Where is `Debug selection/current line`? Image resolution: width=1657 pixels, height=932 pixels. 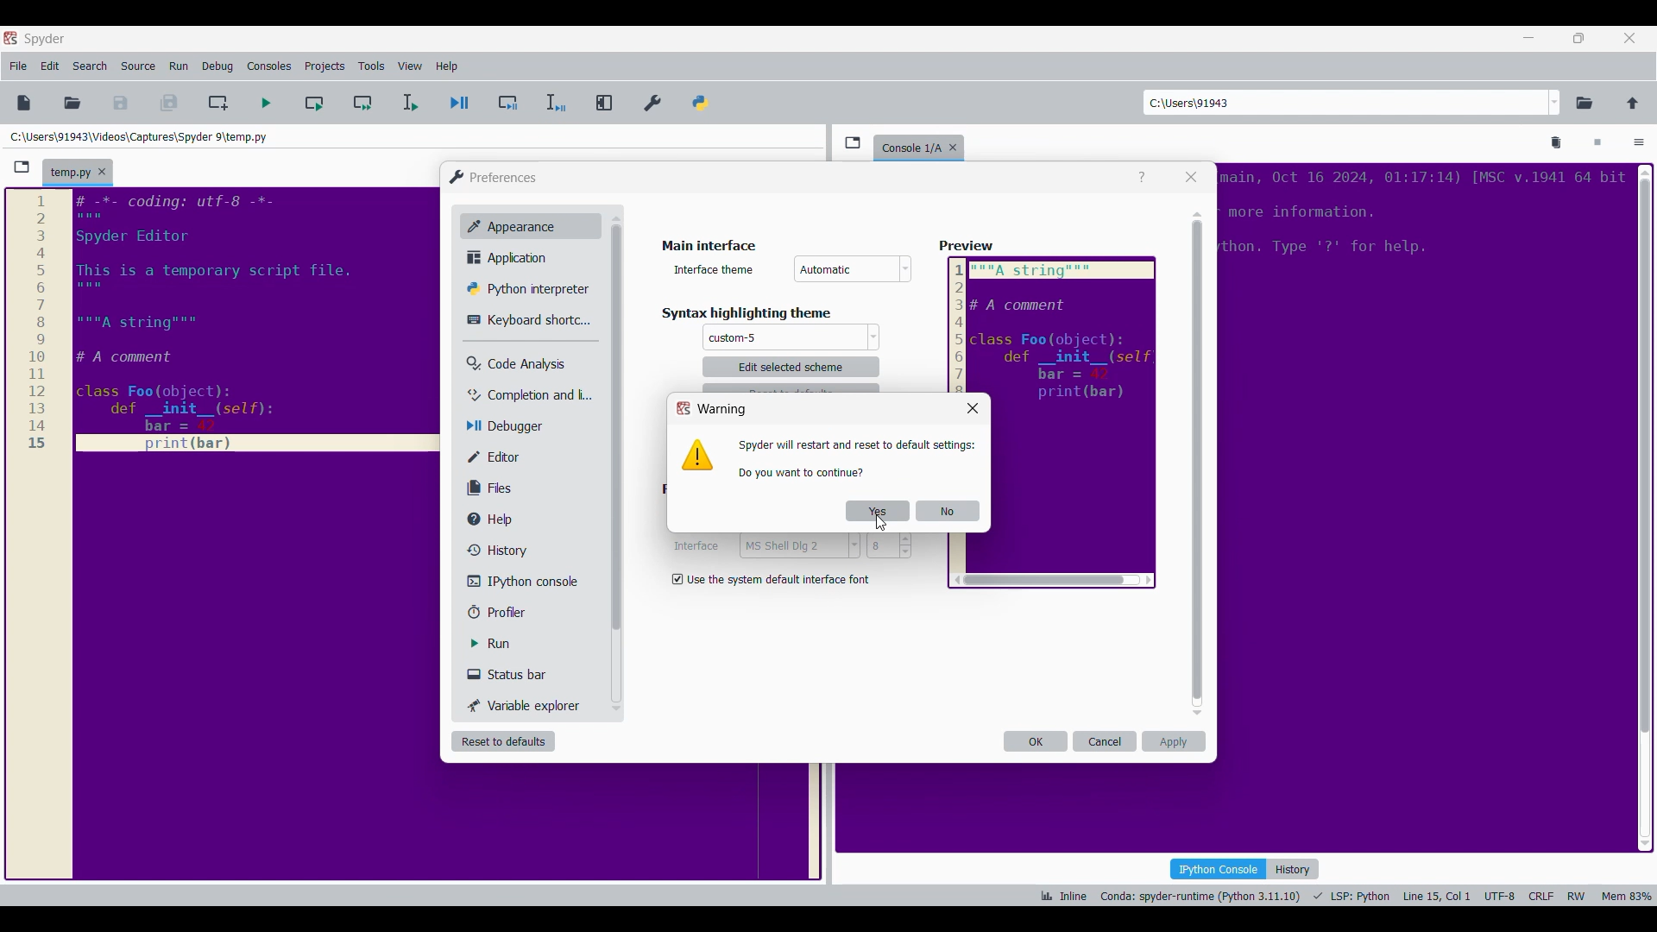
Debug selection/current line is located at coordinates (556, 103).